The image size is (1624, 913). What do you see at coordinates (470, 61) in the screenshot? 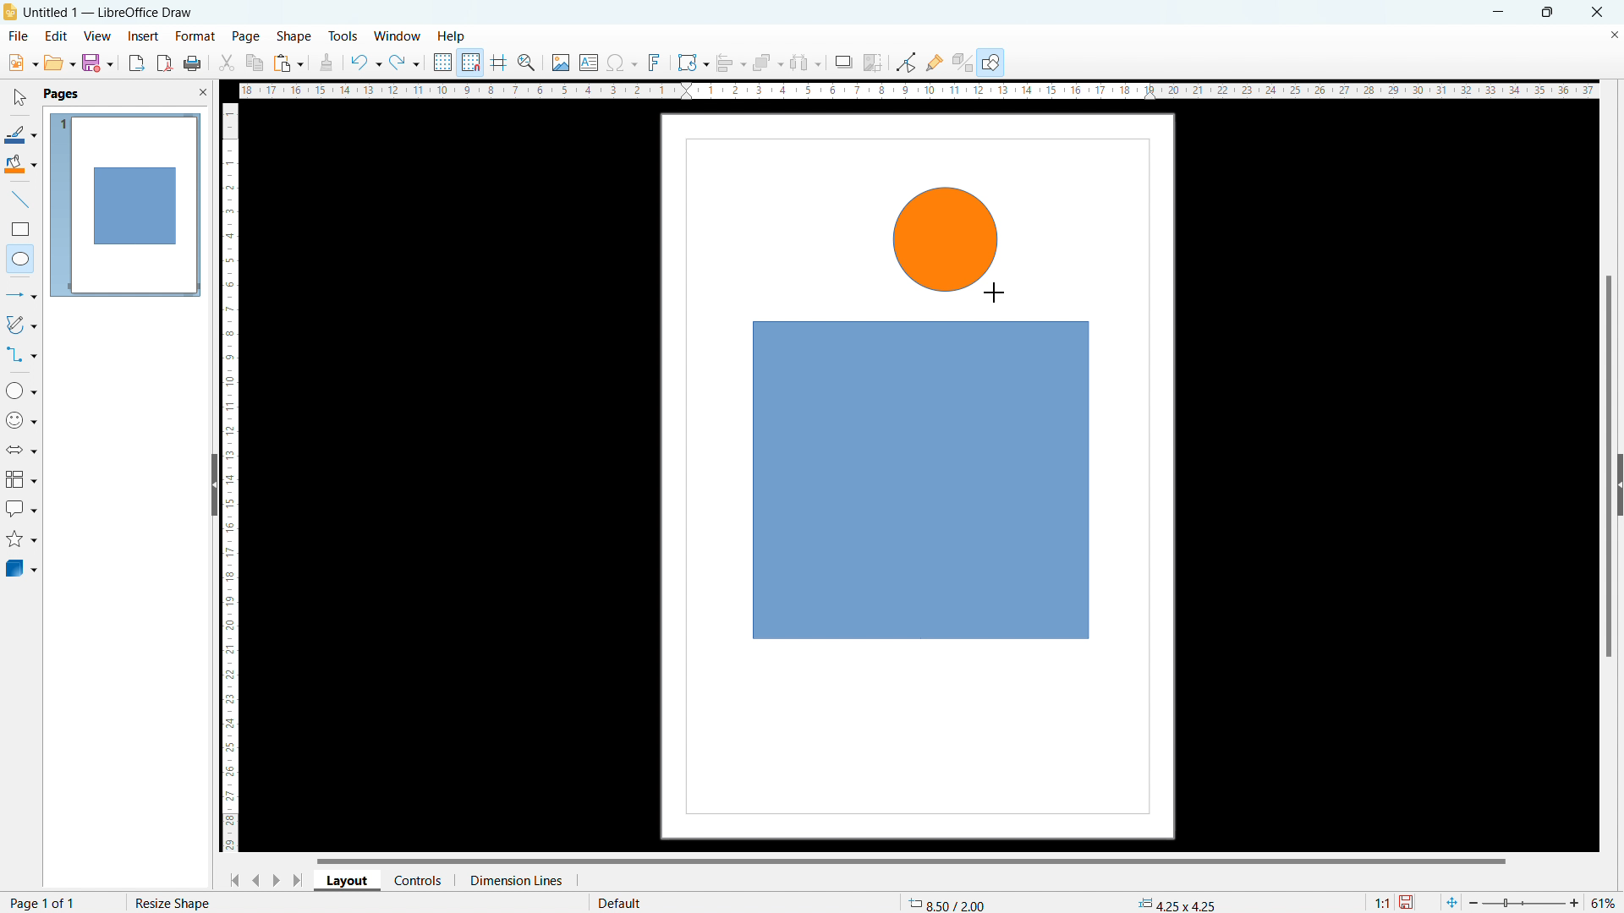
I see `snap to grid` at bounding box center [470, 61].